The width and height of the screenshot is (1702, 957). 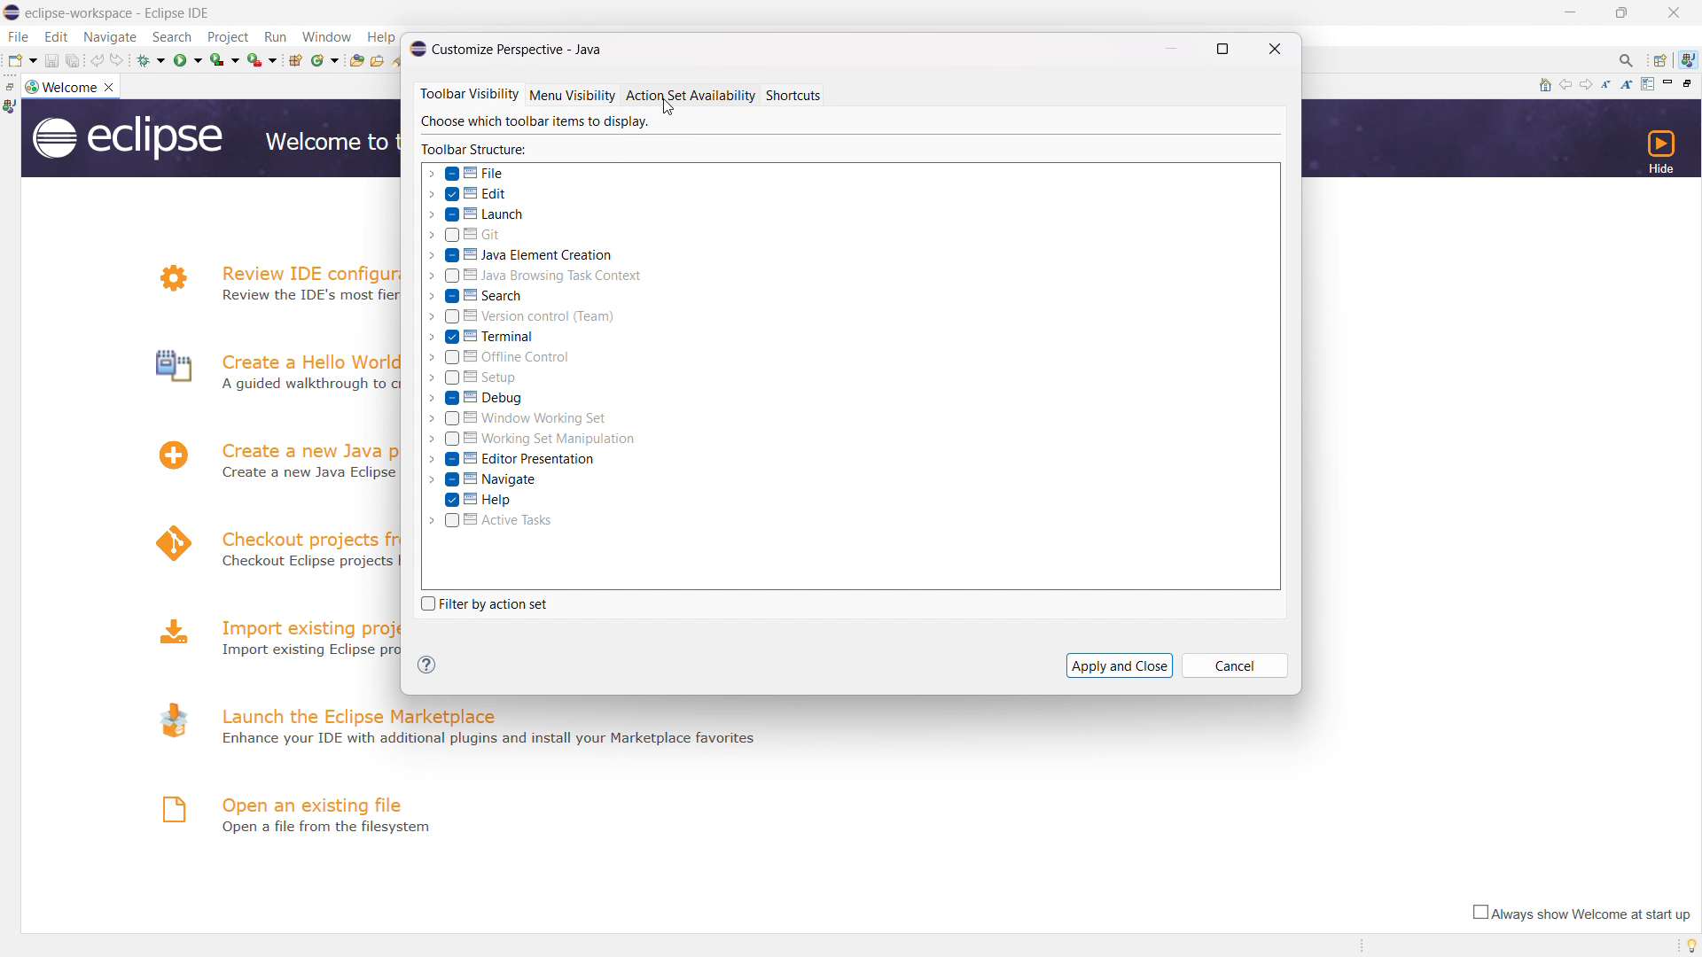 I want to click on version control (team), so click(x=520, y=315).